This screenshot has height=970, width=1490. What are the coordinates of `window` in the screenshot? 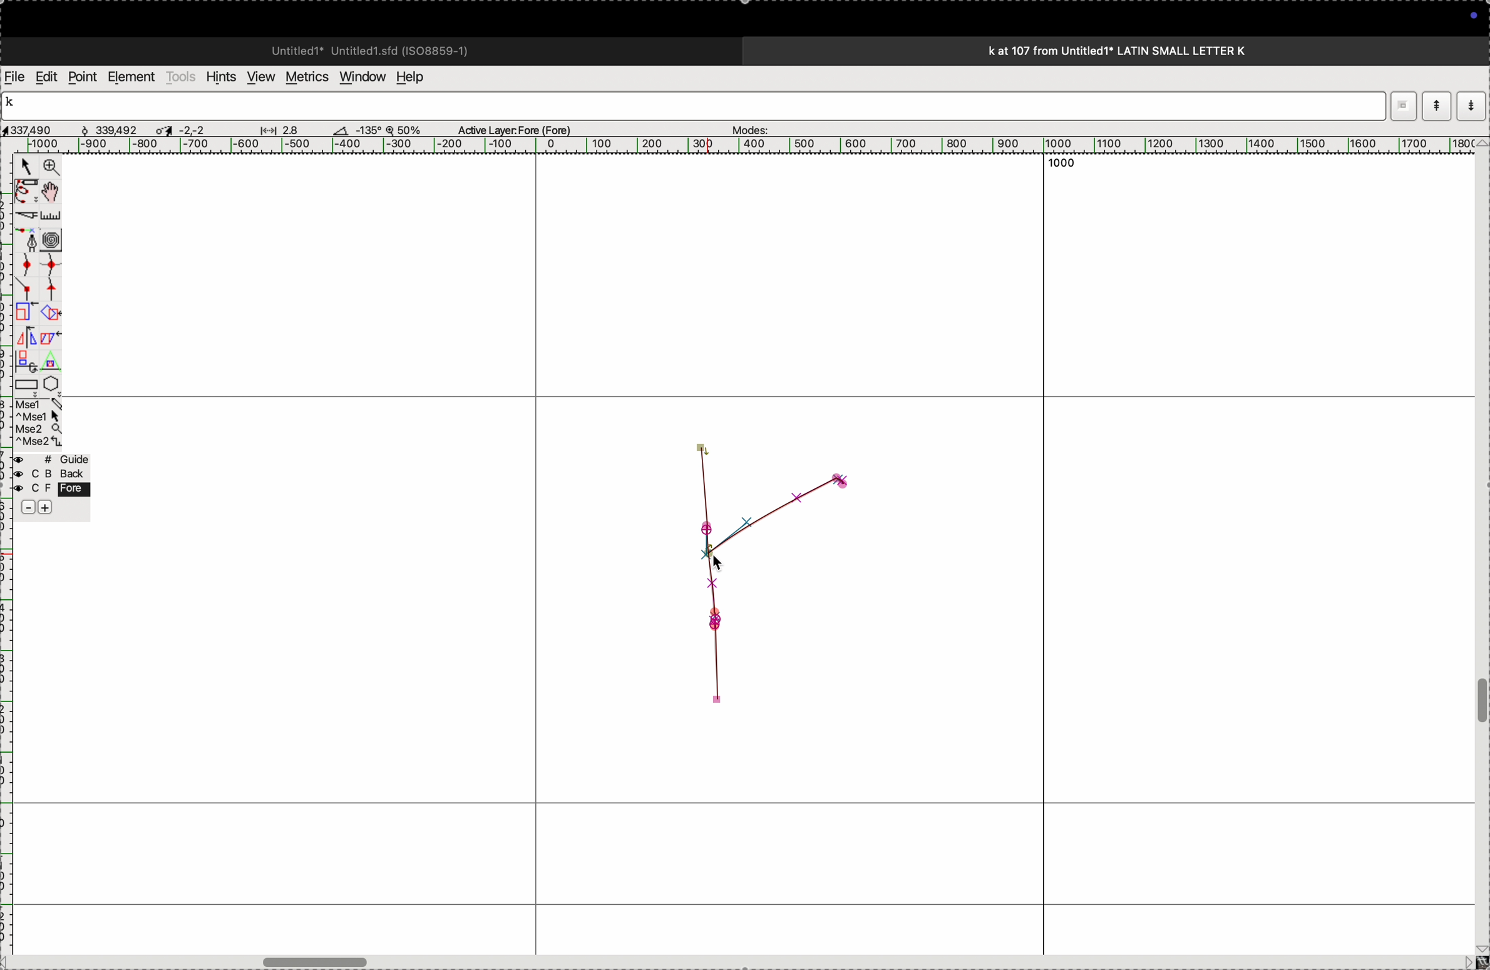 It's located at (360, 76).